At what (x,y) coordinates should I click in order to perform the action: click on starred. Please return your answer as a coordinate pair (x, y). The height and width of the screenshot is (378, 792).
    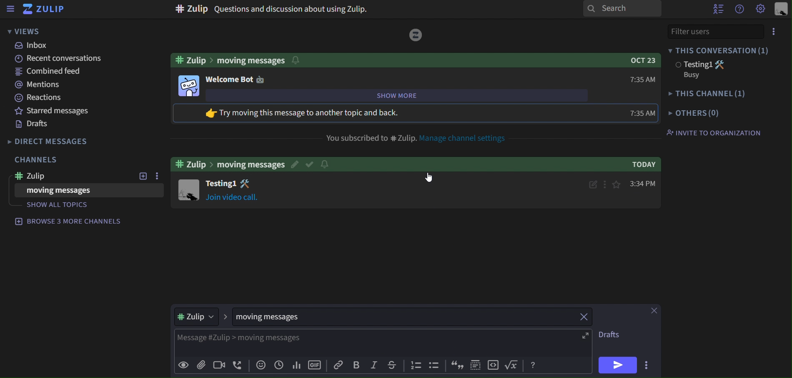
    Looking at the image, I should click on (618, 183).